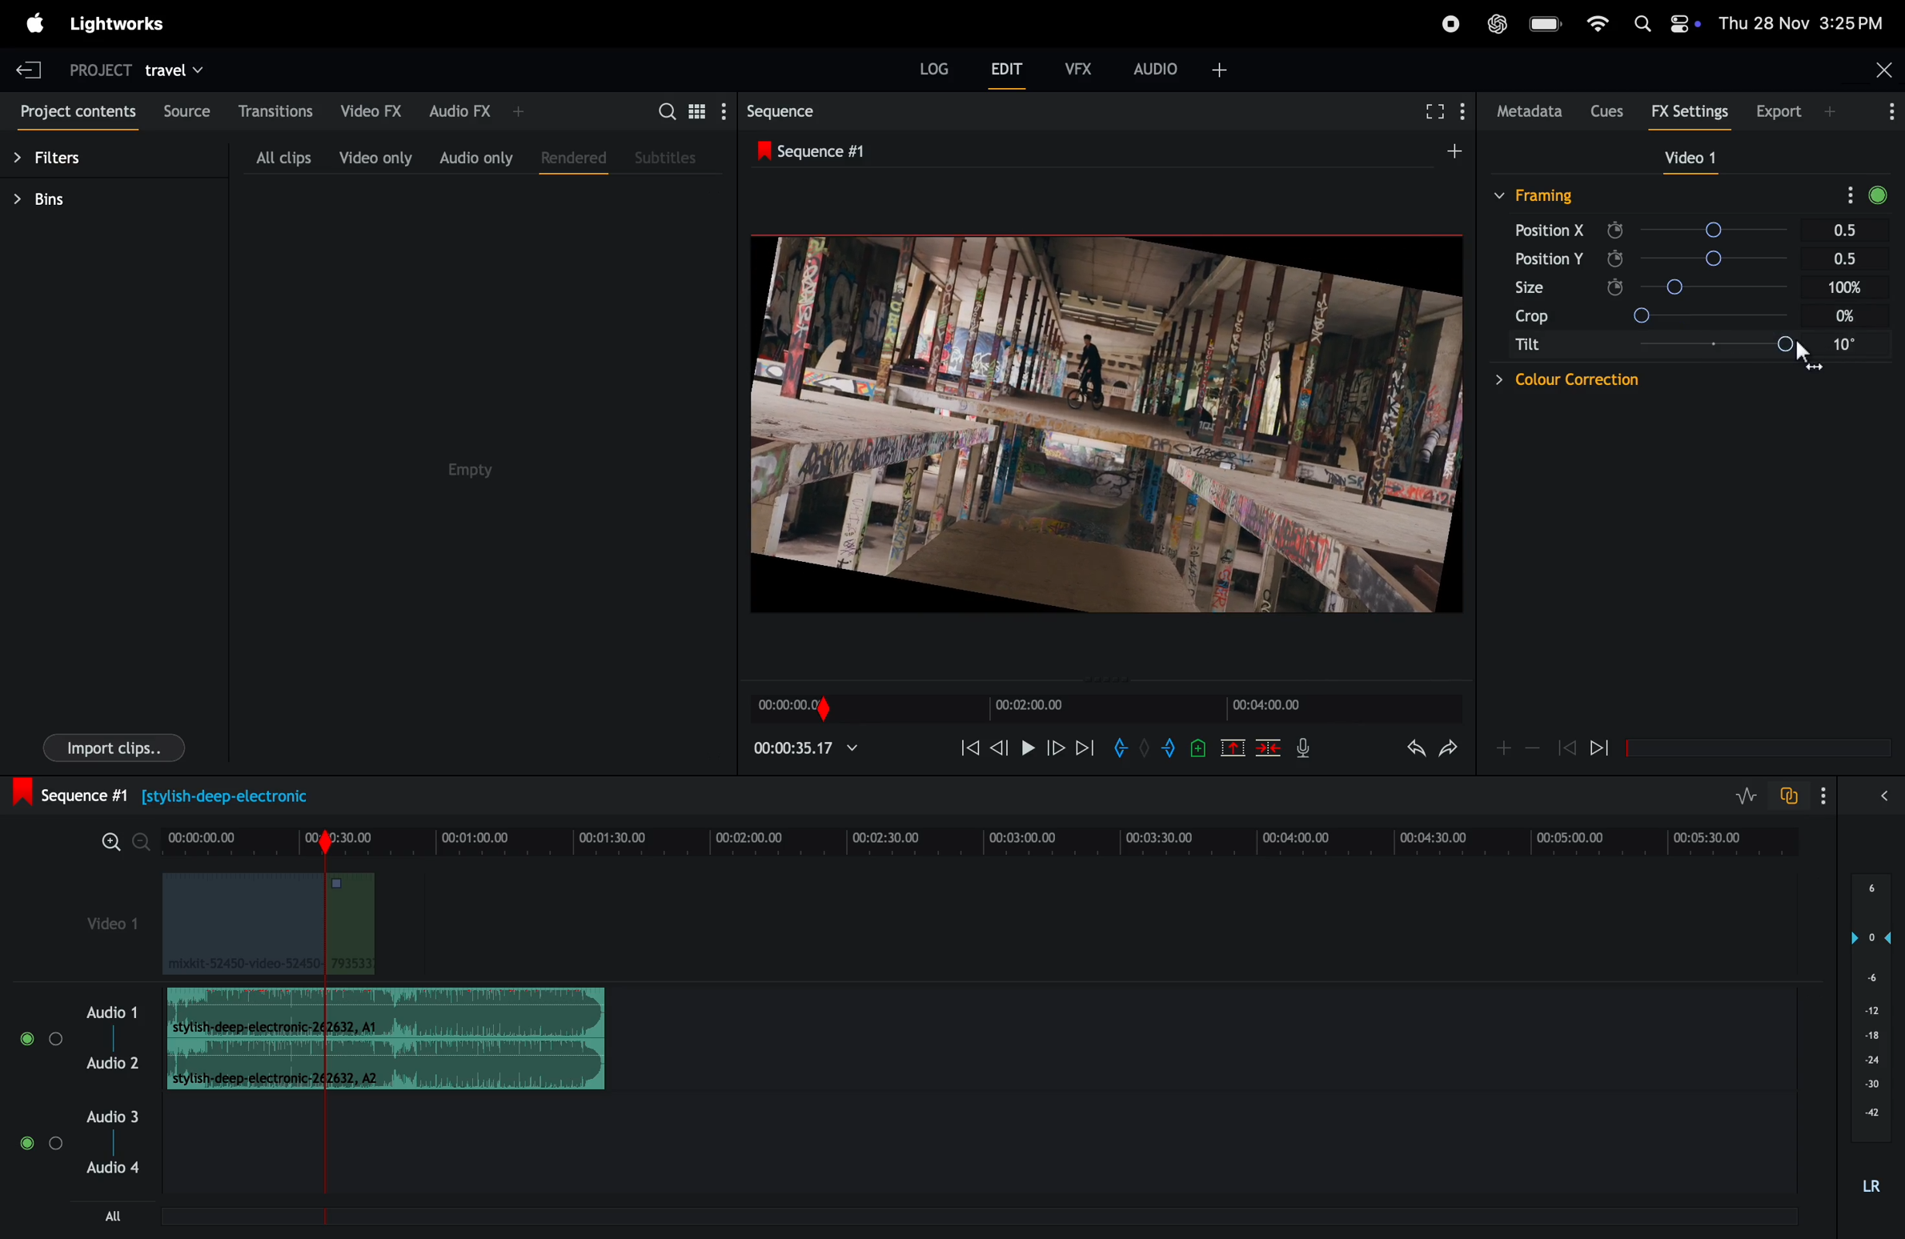  What do you see at coordinates (319, 1169) in the screenshot?
I see `playback marker` at bounding box center [319, 1169].